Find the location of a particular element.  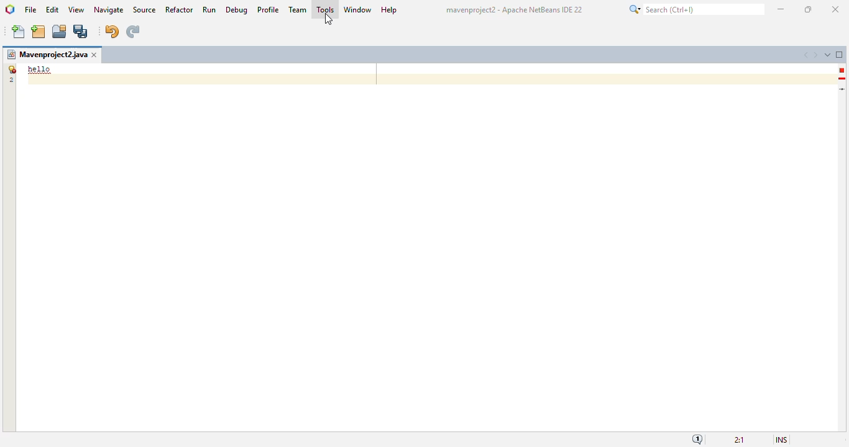

help is located at coordinates (390, 11).